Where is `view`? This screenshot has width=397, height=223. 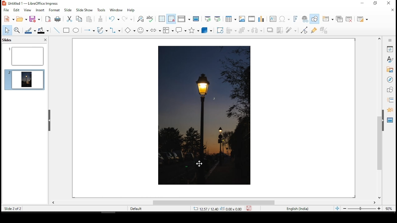 view is located at coordinates (28, 10).